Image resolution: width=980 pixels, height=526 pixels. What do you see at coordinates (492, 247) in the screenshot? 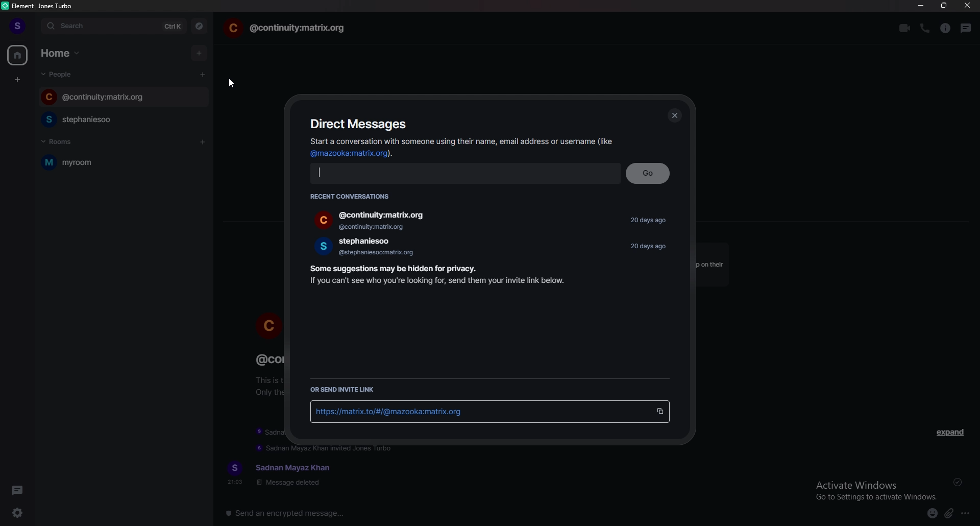
I see `people` at bounding box center [492, 247].